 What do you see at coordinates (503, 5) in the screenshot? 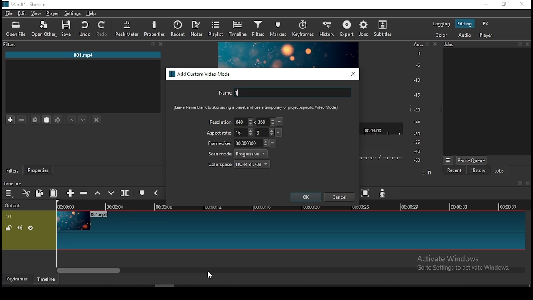
I see `restore` at bounding box center [503, 5].